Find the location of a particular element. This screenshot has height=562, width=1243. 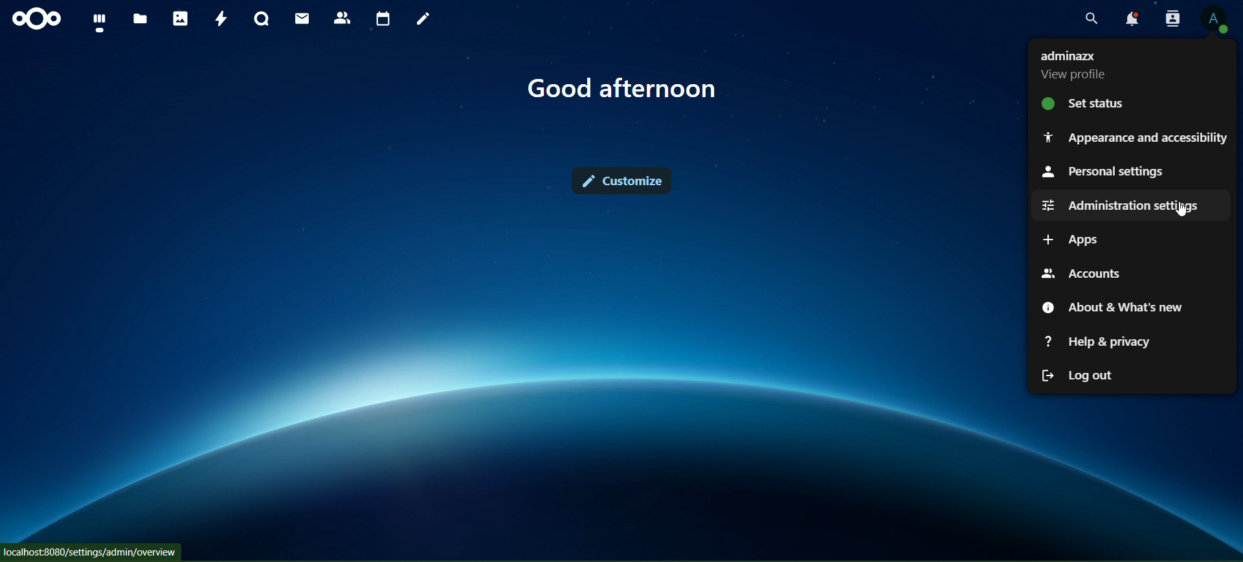

help & privacy is located at coordinates (1101, 341).